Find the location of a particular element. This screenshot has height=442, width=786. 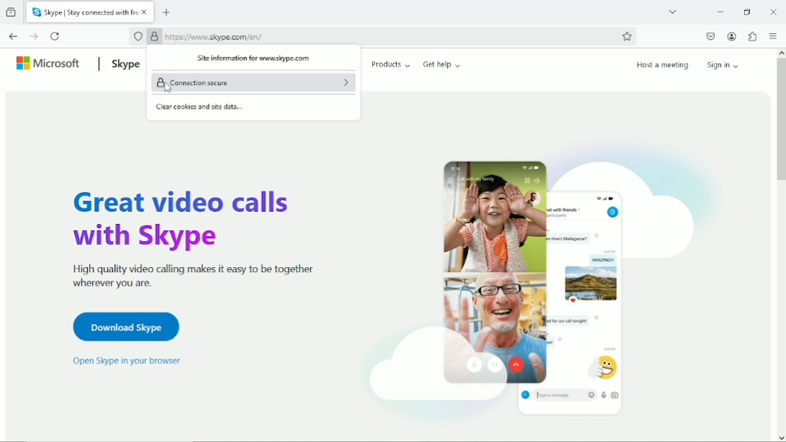

Get help is located at coordinates (442, 64).